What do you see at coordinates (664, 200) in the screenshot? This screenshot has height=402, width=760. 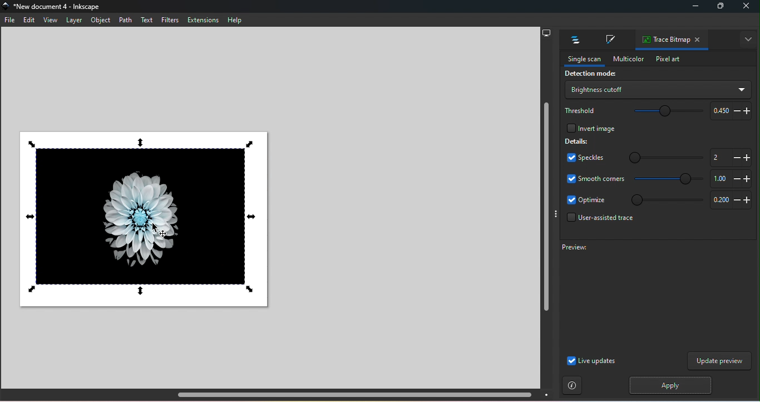 I see `Optimize slide bar` at bounding box center [664, 200].